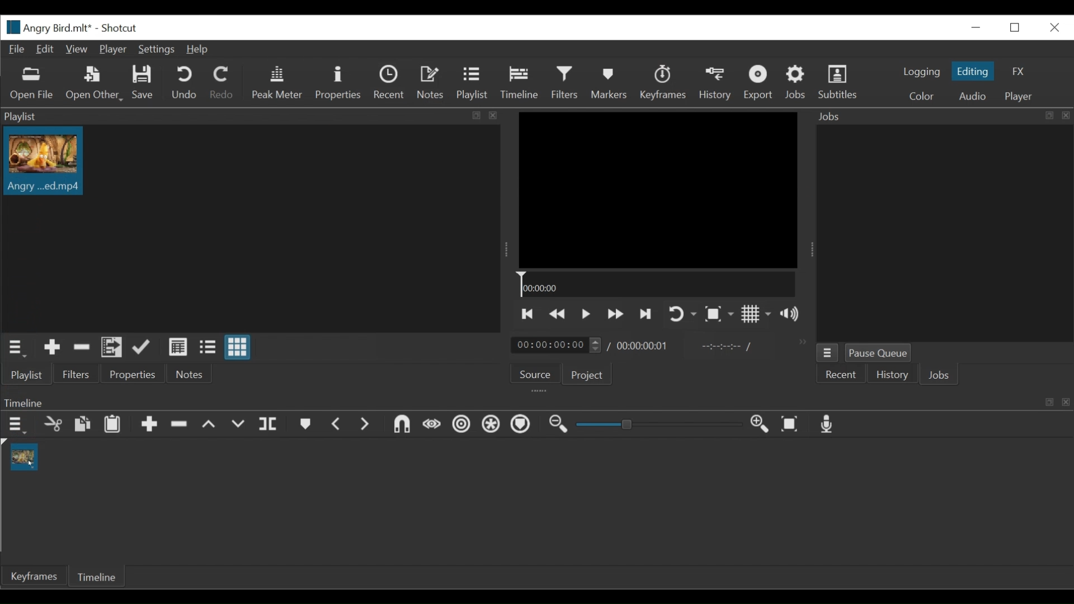 The image size is (1074, 604). I want to click on Timeline Panel, so click(534, 401).